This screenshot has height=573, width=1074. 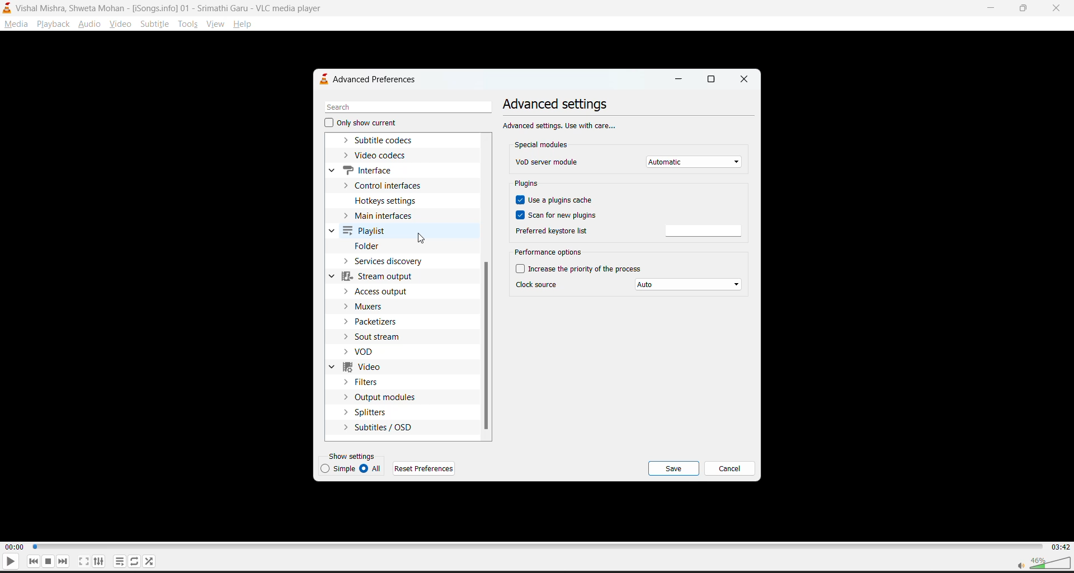 What do you see at coordinates (82, 561) in the screenshot?
I see `fullscreen` at bounding box center [82, 561].